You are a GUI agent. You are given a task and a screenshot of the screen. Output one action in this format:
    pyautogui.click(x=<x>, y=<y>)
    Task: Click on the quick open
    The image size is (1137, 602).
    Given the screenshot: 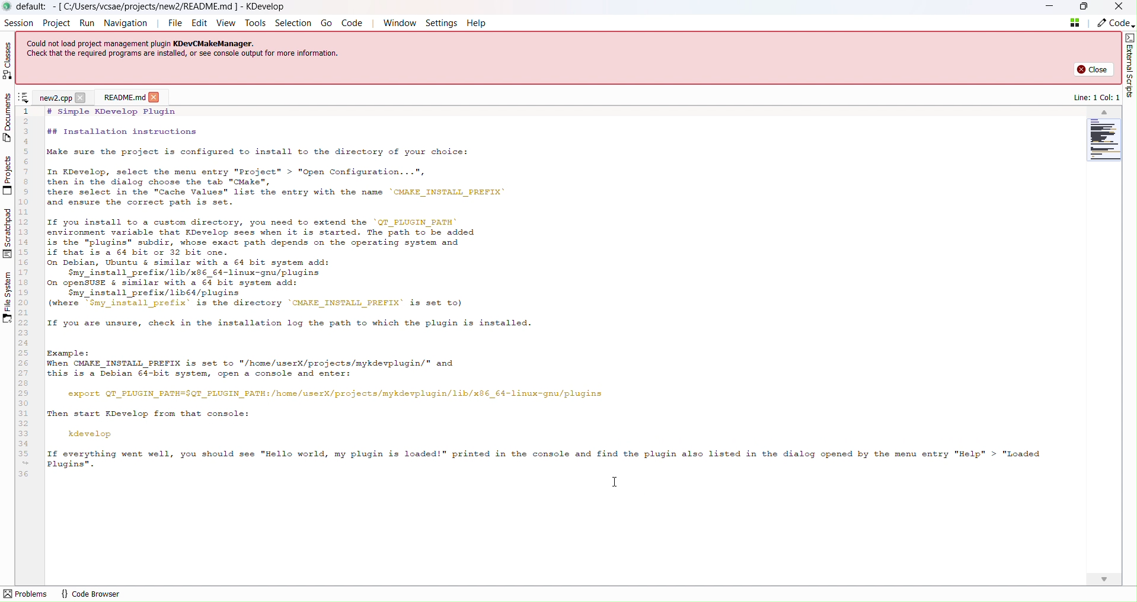 What is the action you would take?
    pyautogui.click(x=1075, y=23)
    